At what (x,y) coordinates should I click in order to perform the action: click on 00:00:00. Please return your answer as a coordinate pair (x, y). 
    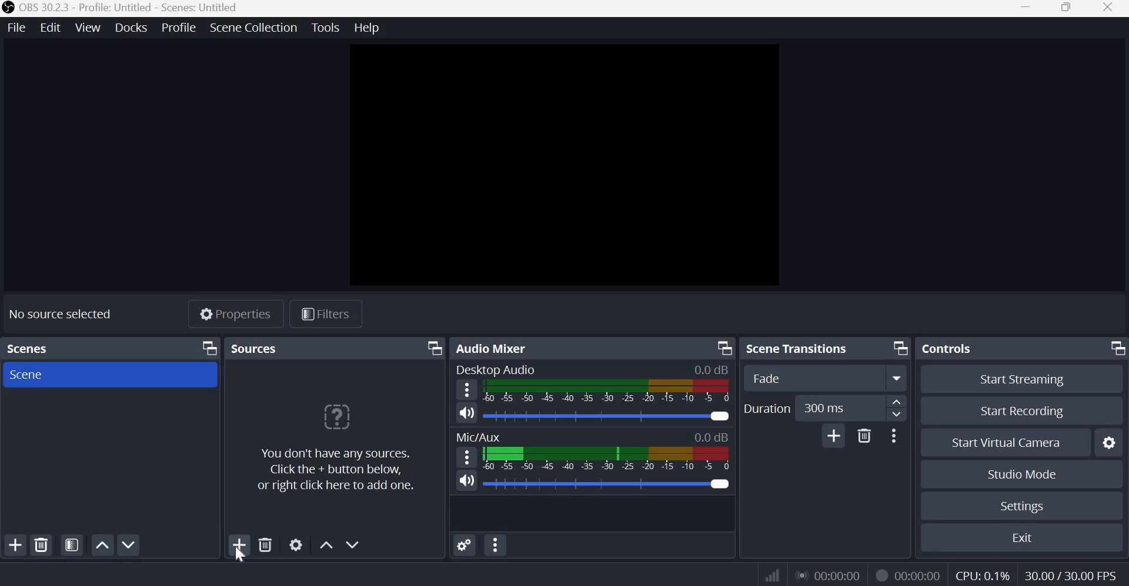
    Looking at the image, I should click on (918, 576).